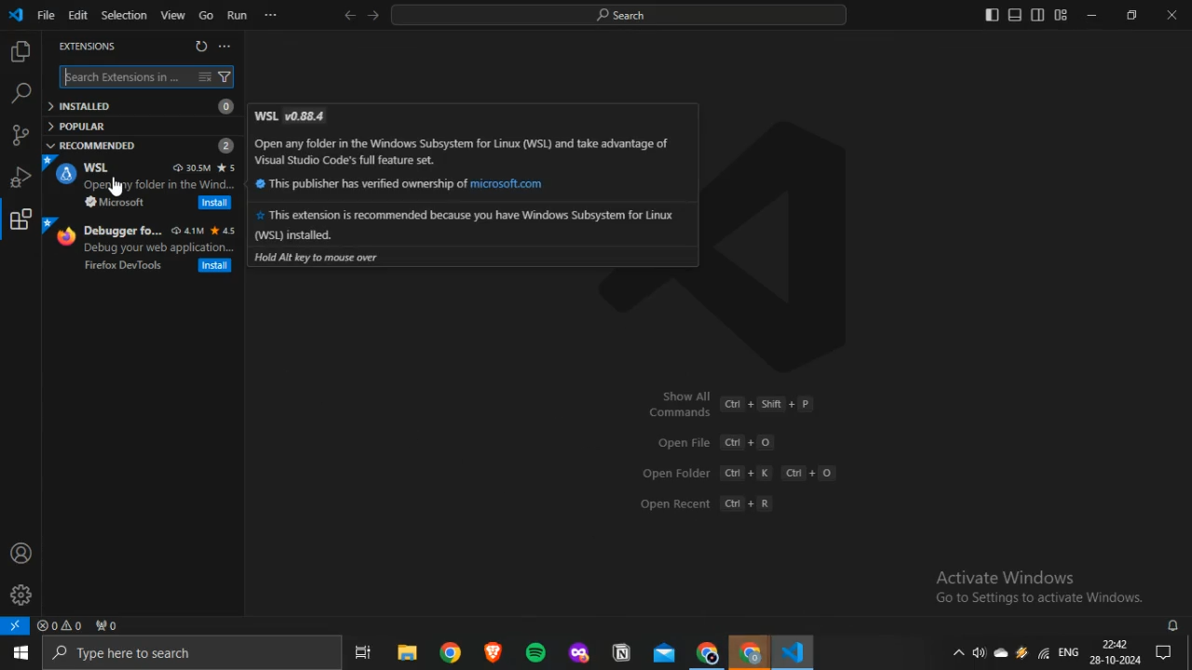 The image size is (1192, 670). Describe the element at coordinates (290, 117) in the screenshot. I see `WSL v0.884` at that location.